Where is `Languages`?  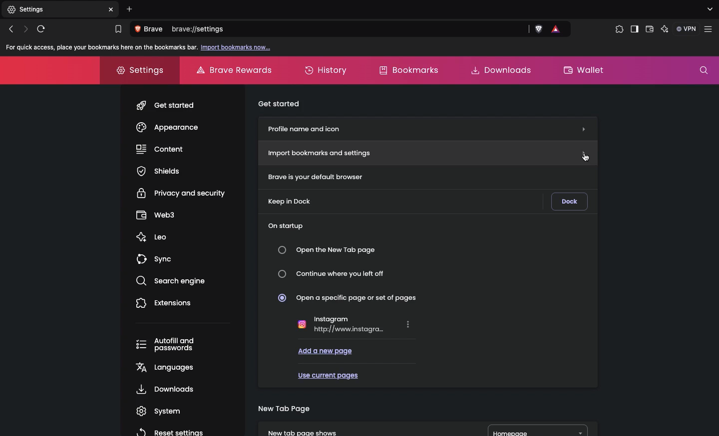 Languages is located at coordinates (163, 367).